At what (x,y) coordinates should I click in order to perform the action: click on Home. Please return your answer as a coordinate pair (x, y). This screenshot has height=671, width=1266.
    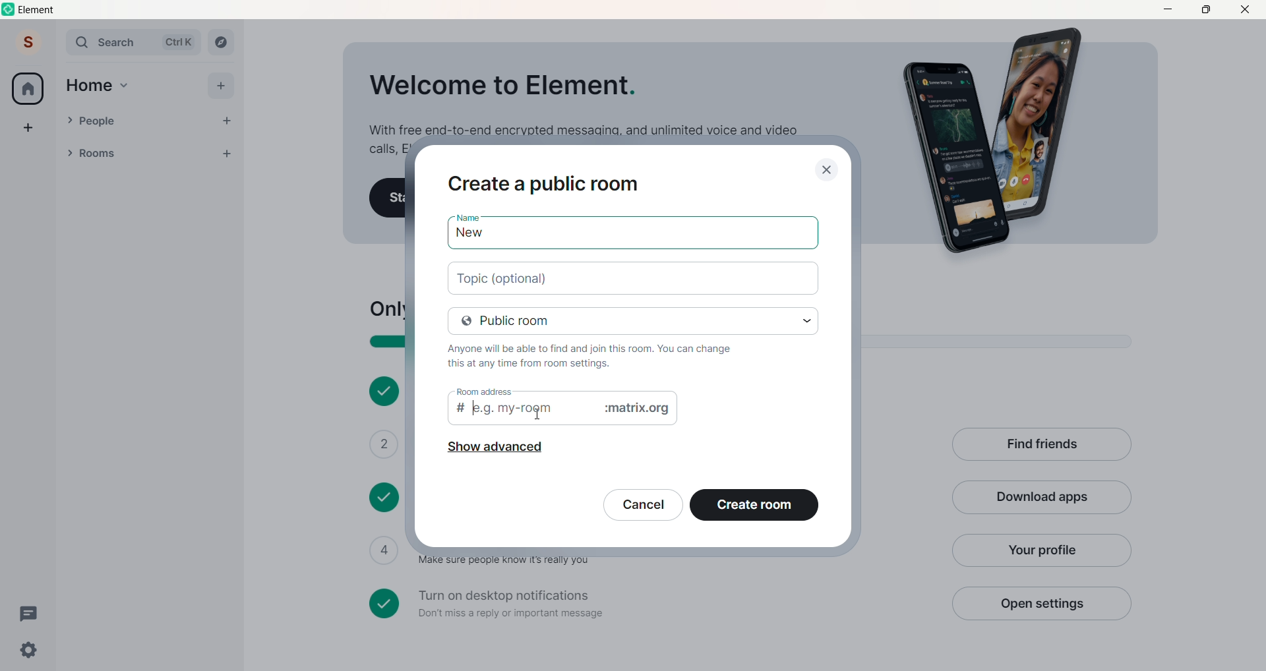
    Looking at the image, I should click on (89, 86).